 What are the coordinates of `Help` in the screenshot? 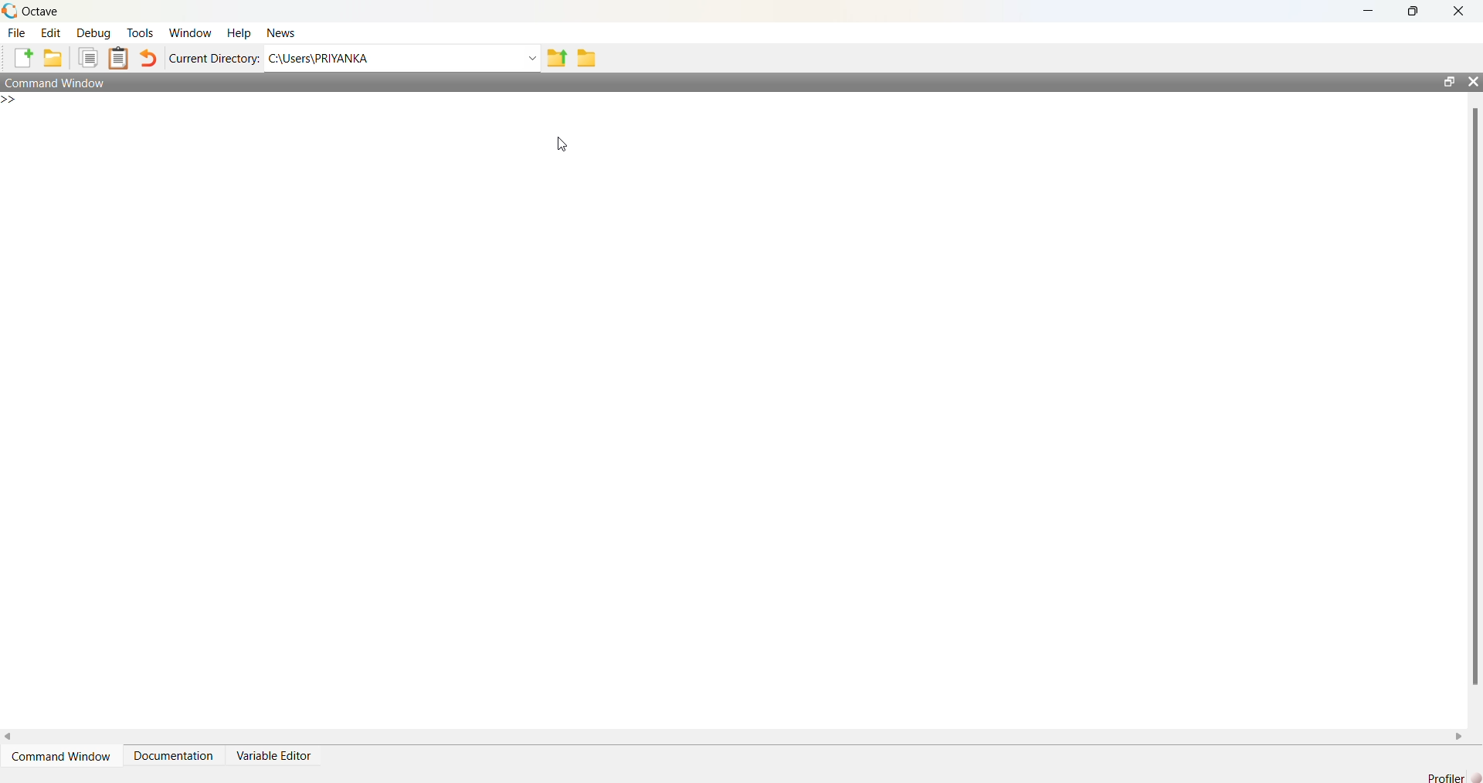 It's located at (238, 32).